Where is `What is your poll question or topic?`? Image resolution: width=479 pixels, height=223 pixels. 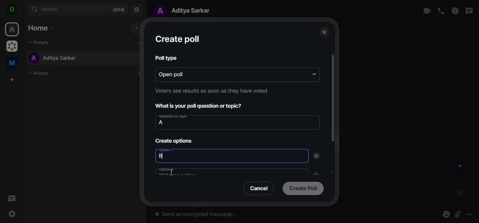
What is your poll question or topic? is located at coordinates (201, 106).